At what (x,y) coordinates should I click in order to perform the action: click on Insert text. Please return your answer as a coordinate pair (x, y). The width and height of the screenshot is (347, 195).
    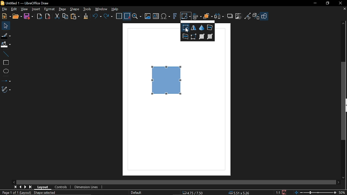
    Looking at the image, I should click on (156, 17).